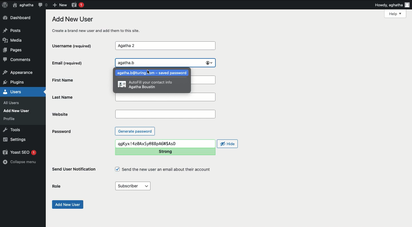  Describe the element at coordinates (165, 63) in the screenshot. I see `Agatha.b` at that location.